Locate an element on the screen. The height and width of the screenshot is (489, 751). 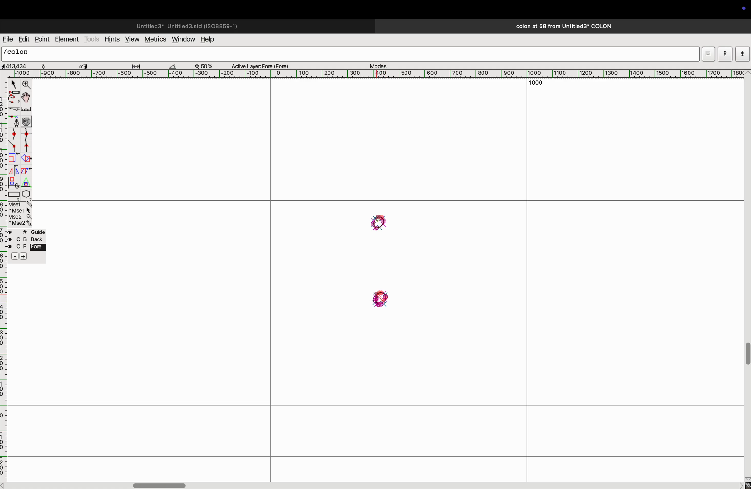
scale is located at coordinates (27, 110).